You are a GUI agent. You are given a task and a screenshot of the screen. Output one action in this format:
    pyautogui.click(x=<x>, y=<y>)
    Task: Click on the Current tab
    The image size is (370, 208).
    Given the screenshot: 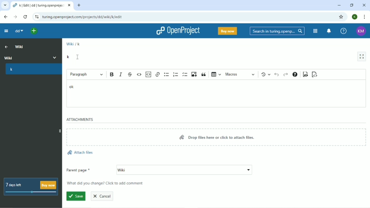 What is the action you would take?
    pyautogui.click(x=41, y=6)
    